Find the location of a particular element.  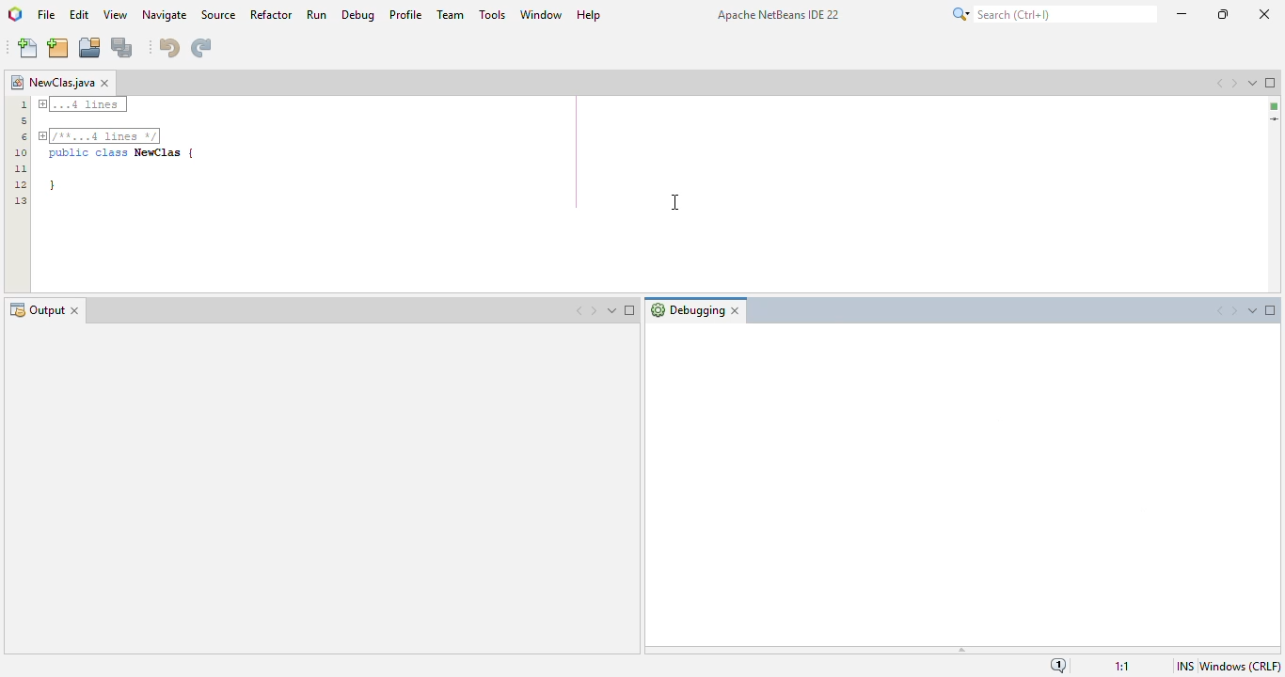

close window is located at coordinates (108, 83).